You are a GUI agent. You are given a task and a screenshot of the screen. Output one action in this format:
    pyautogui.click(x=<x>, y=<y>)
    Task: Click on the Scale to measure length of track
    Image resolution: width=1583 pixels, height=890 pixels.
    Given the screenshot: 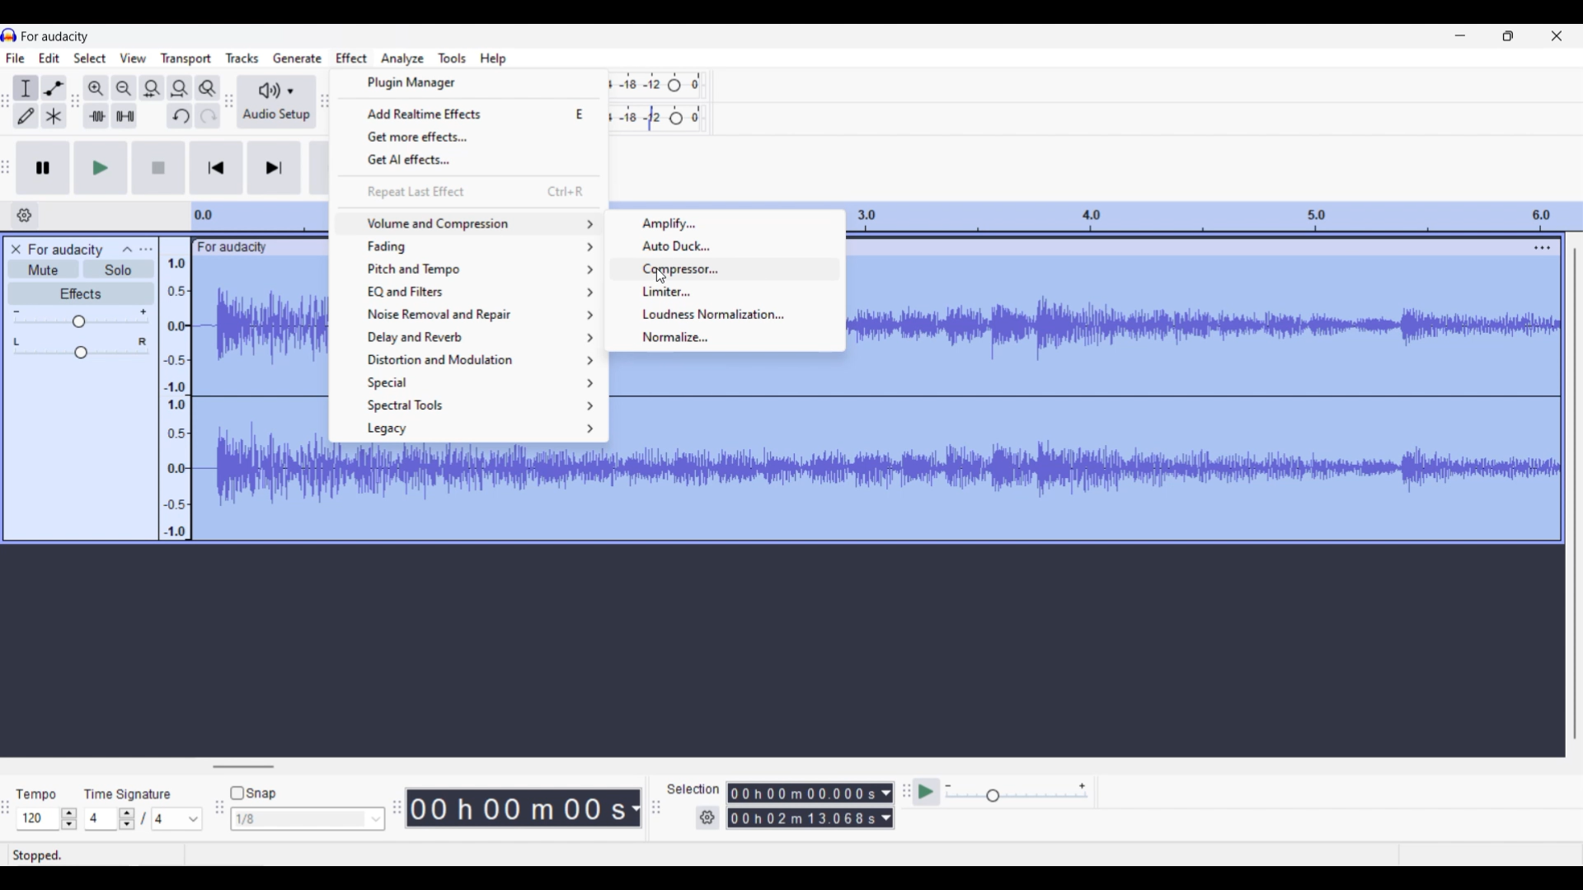 What is the action you would take?
    pyautogui.click(x=1217, y=216)
    